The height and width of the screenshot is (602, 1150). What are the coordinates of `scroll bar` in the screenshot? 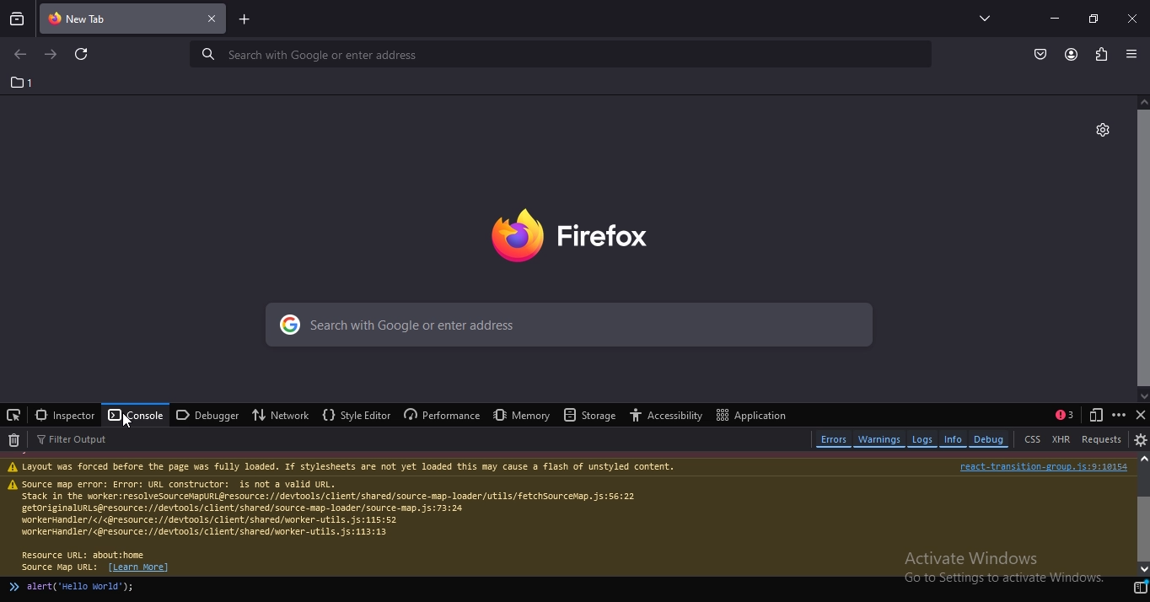 It's located at (1142, 250).